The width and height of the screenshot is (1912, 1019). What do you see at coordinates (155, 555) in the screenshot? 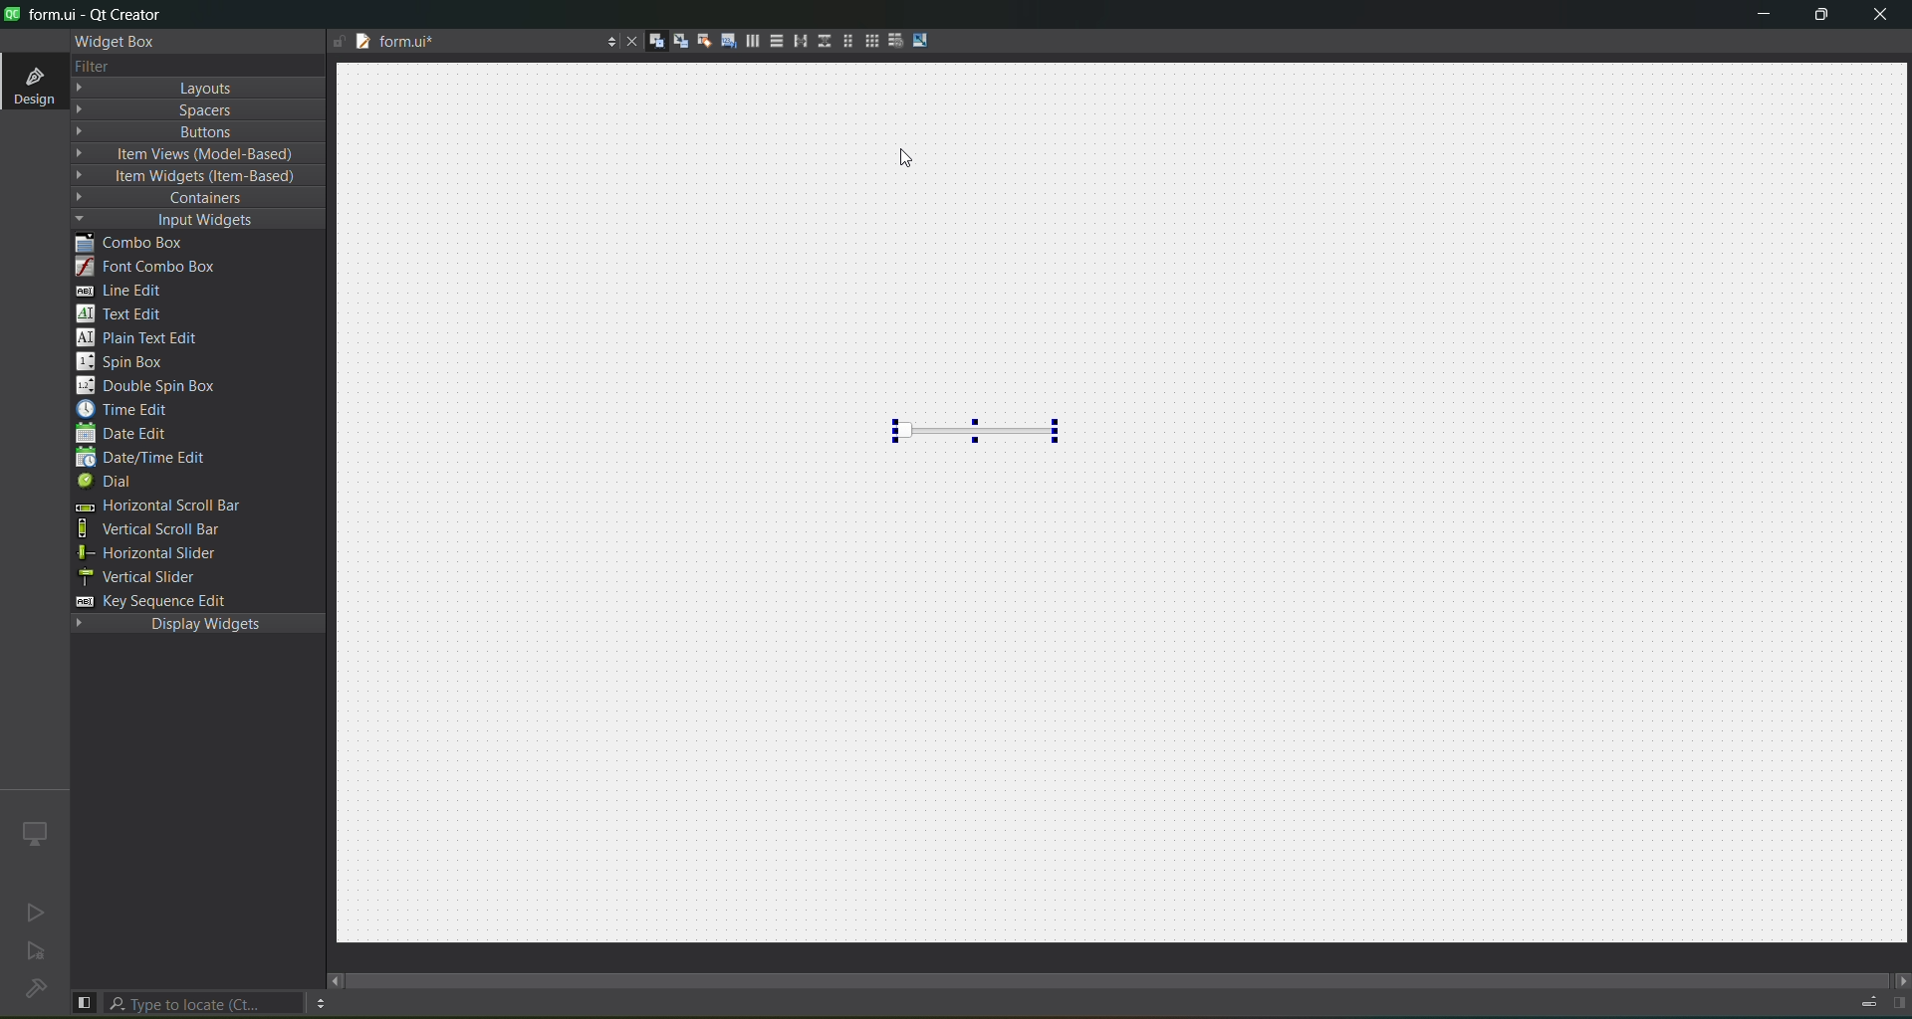
I see `horizontal slider` at bounding box center [155, 555].